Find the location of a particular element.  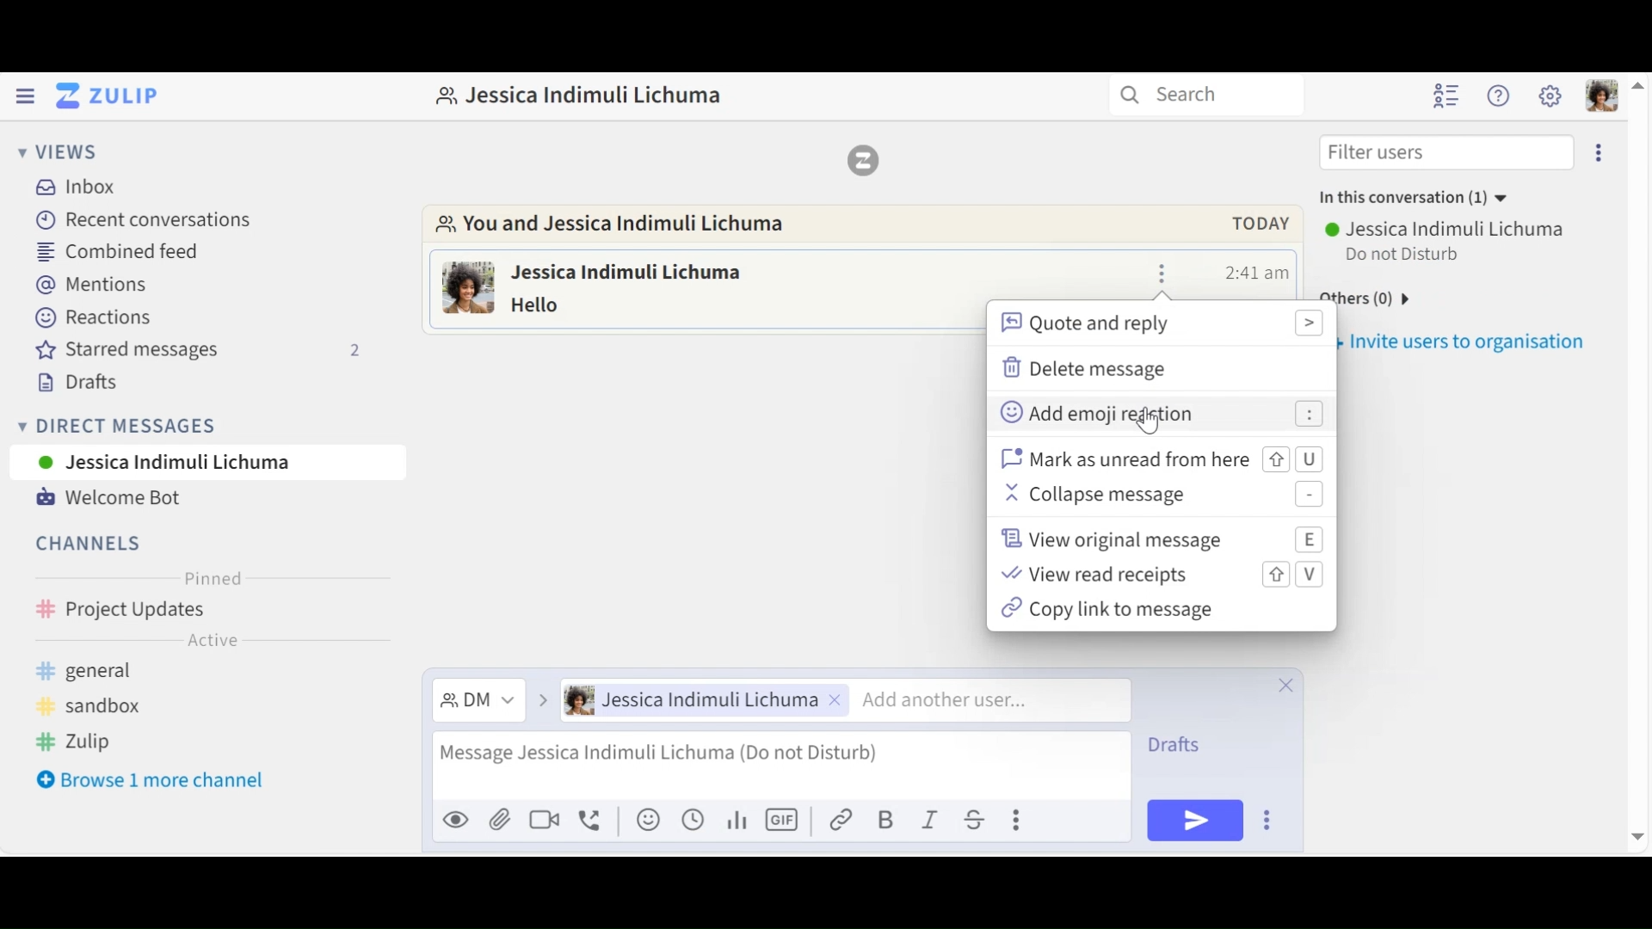

Upload File is located at coordinates (500, 822).